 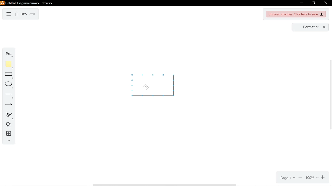 I want to click on freehand, so click(x=9, y=116).